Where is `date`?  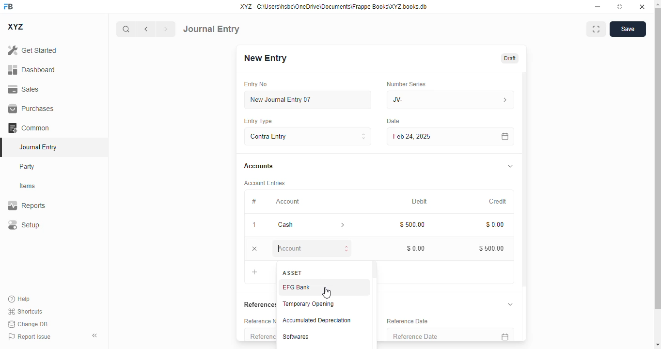 date is located at coordinates (394, 121).